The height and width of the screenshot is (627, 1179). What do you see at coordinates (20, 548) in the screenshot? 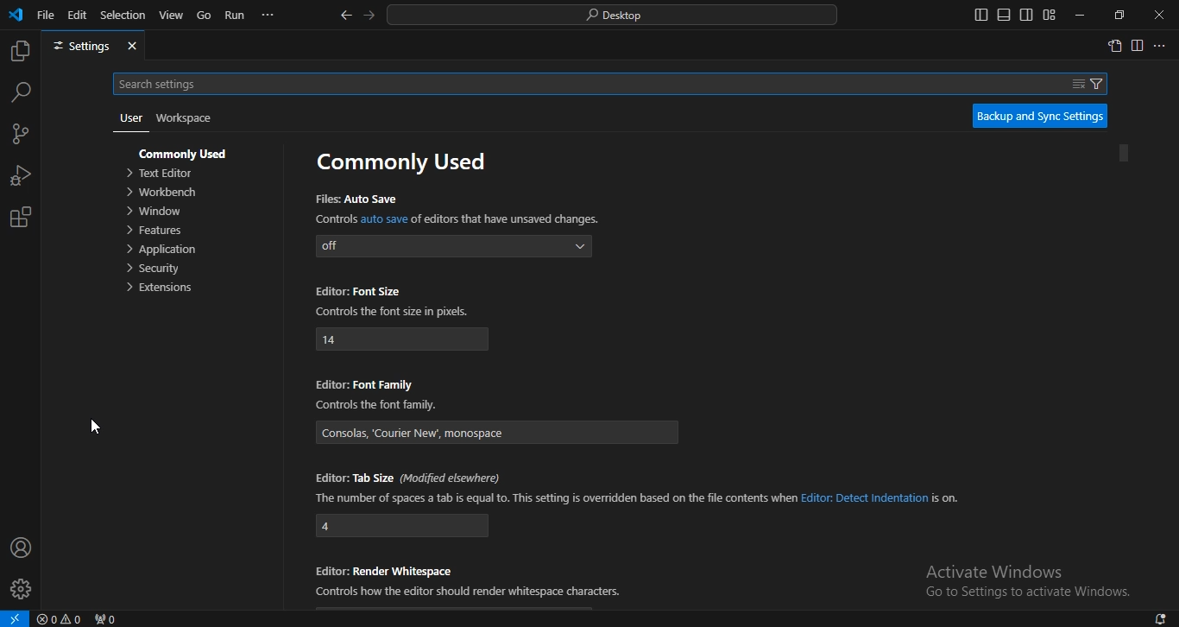
I see `account` at bounding box center [20, 548].